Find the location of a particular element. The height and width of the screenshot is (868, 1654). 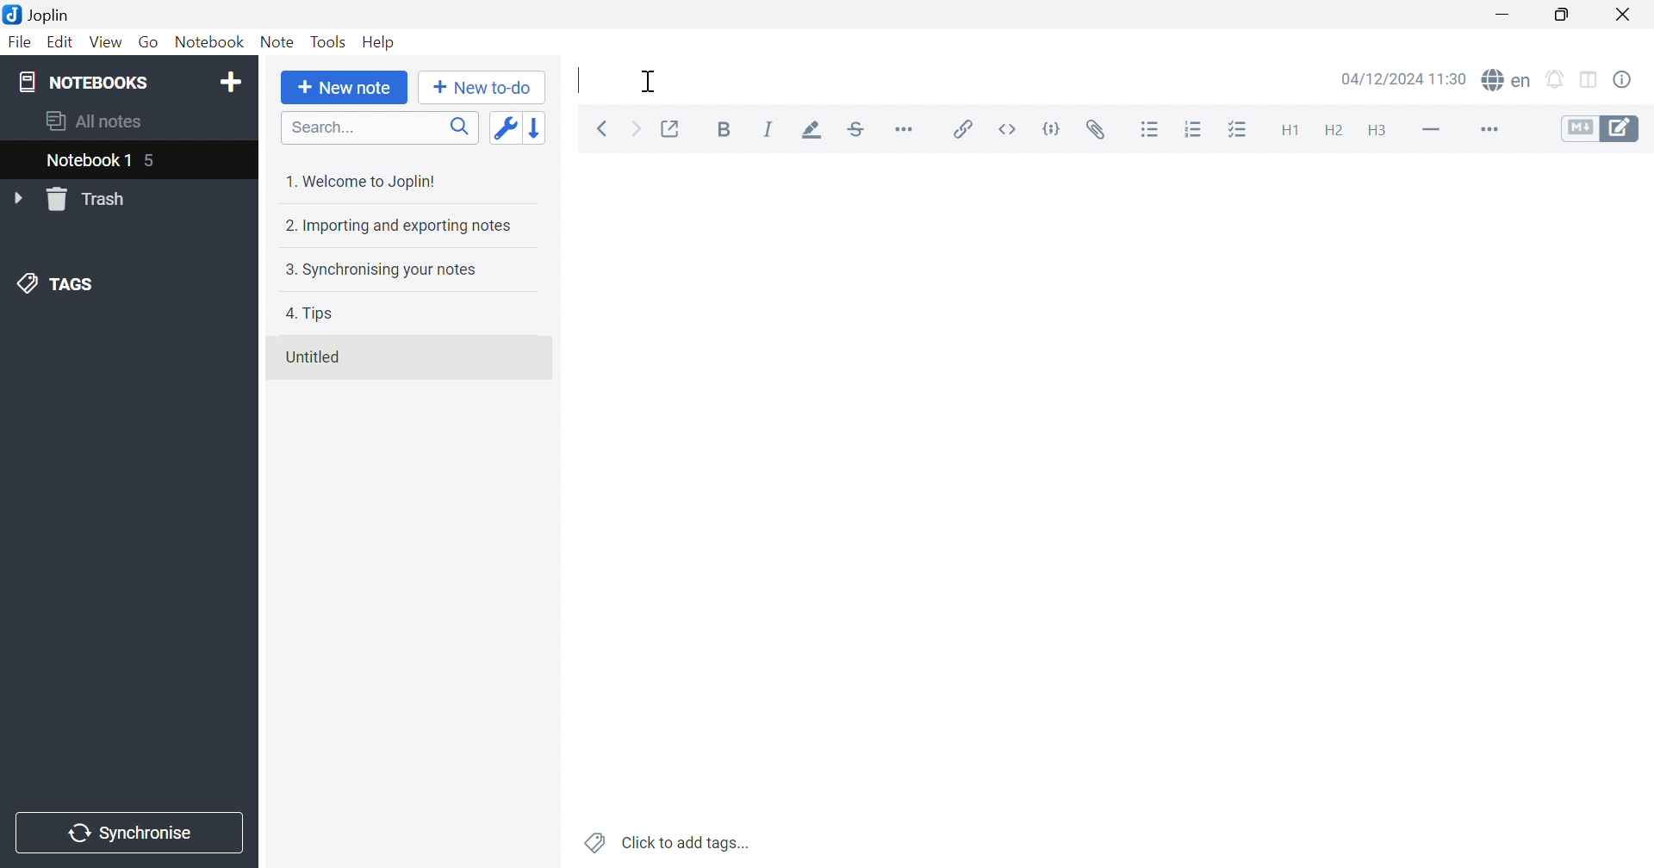

Untitled is located at coordinates (314, 359).